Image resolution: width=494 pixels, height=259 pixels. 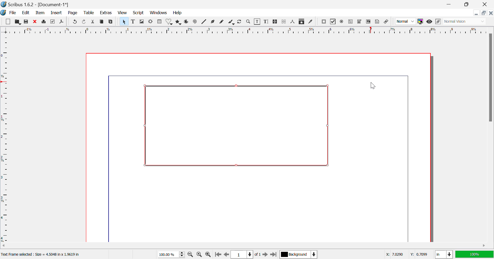 I want to click on Close, so click(x=485, y=4).